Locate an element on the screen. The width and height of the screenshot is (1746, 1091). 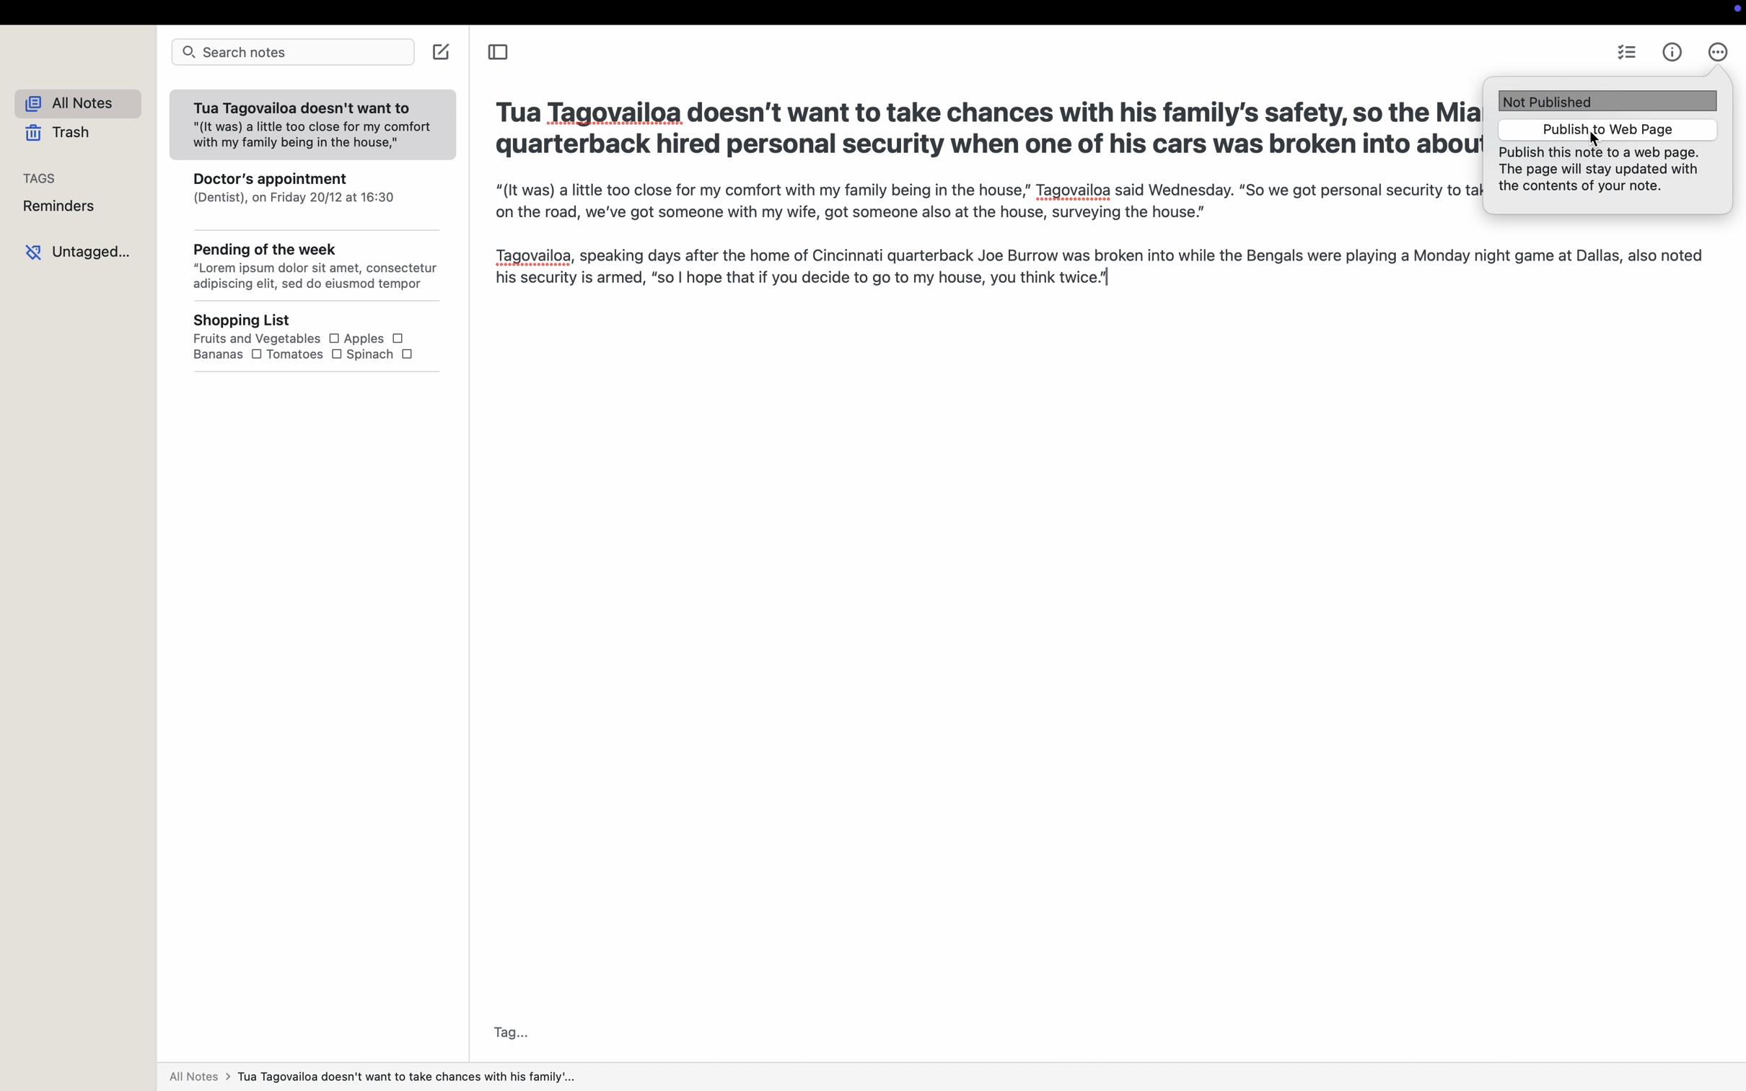
trash is located at coordinates (61, 135).